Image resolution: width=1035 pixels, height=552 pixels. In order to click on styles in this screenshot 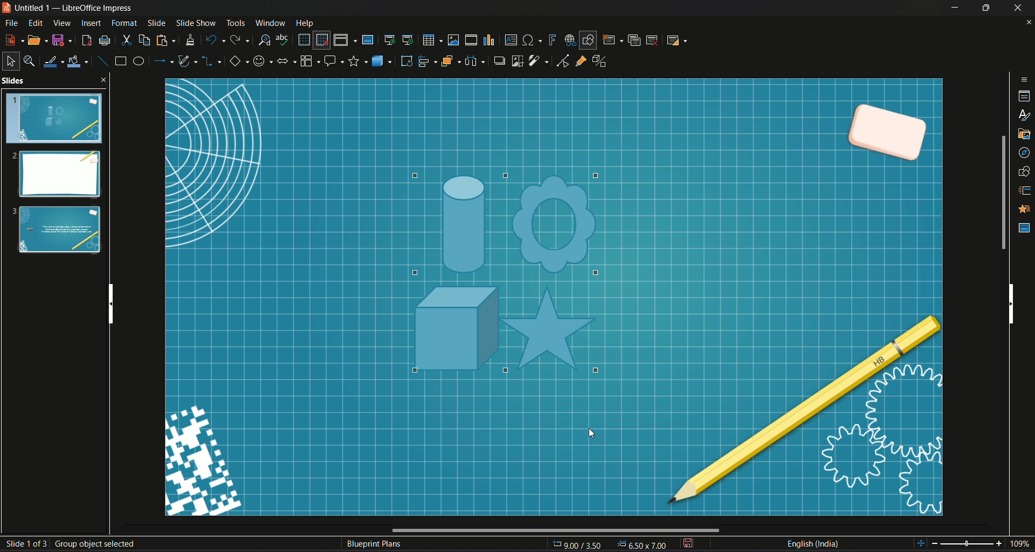, I will do `click(1025, 116)`.